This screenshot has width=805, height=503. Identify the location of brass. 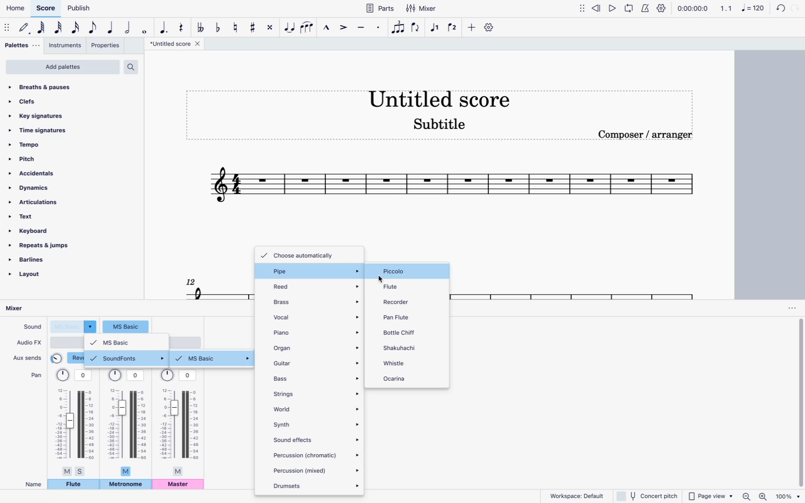
(316, 300).